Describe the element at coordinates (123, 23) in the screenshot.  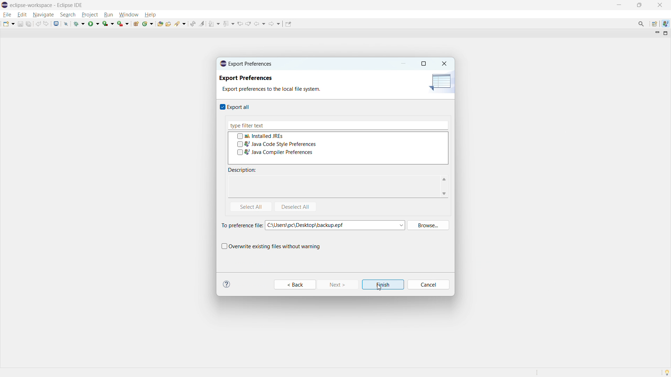
I see `run last tool` at that location.